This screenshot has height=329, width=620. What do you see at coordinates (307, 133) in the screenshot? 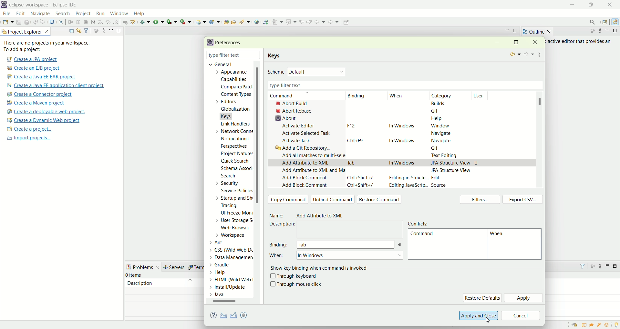
I see `activate selected task` at bounding box center [307, 133].